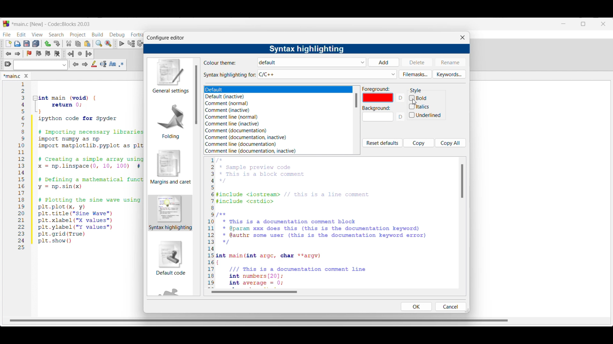  I want to click on Jump back, so click(71, 54).